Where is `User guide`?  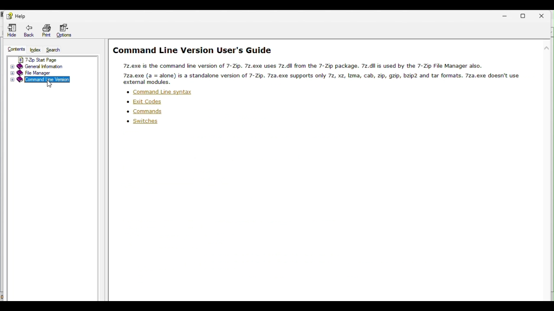
User guide is located at coordinates (330, 63).